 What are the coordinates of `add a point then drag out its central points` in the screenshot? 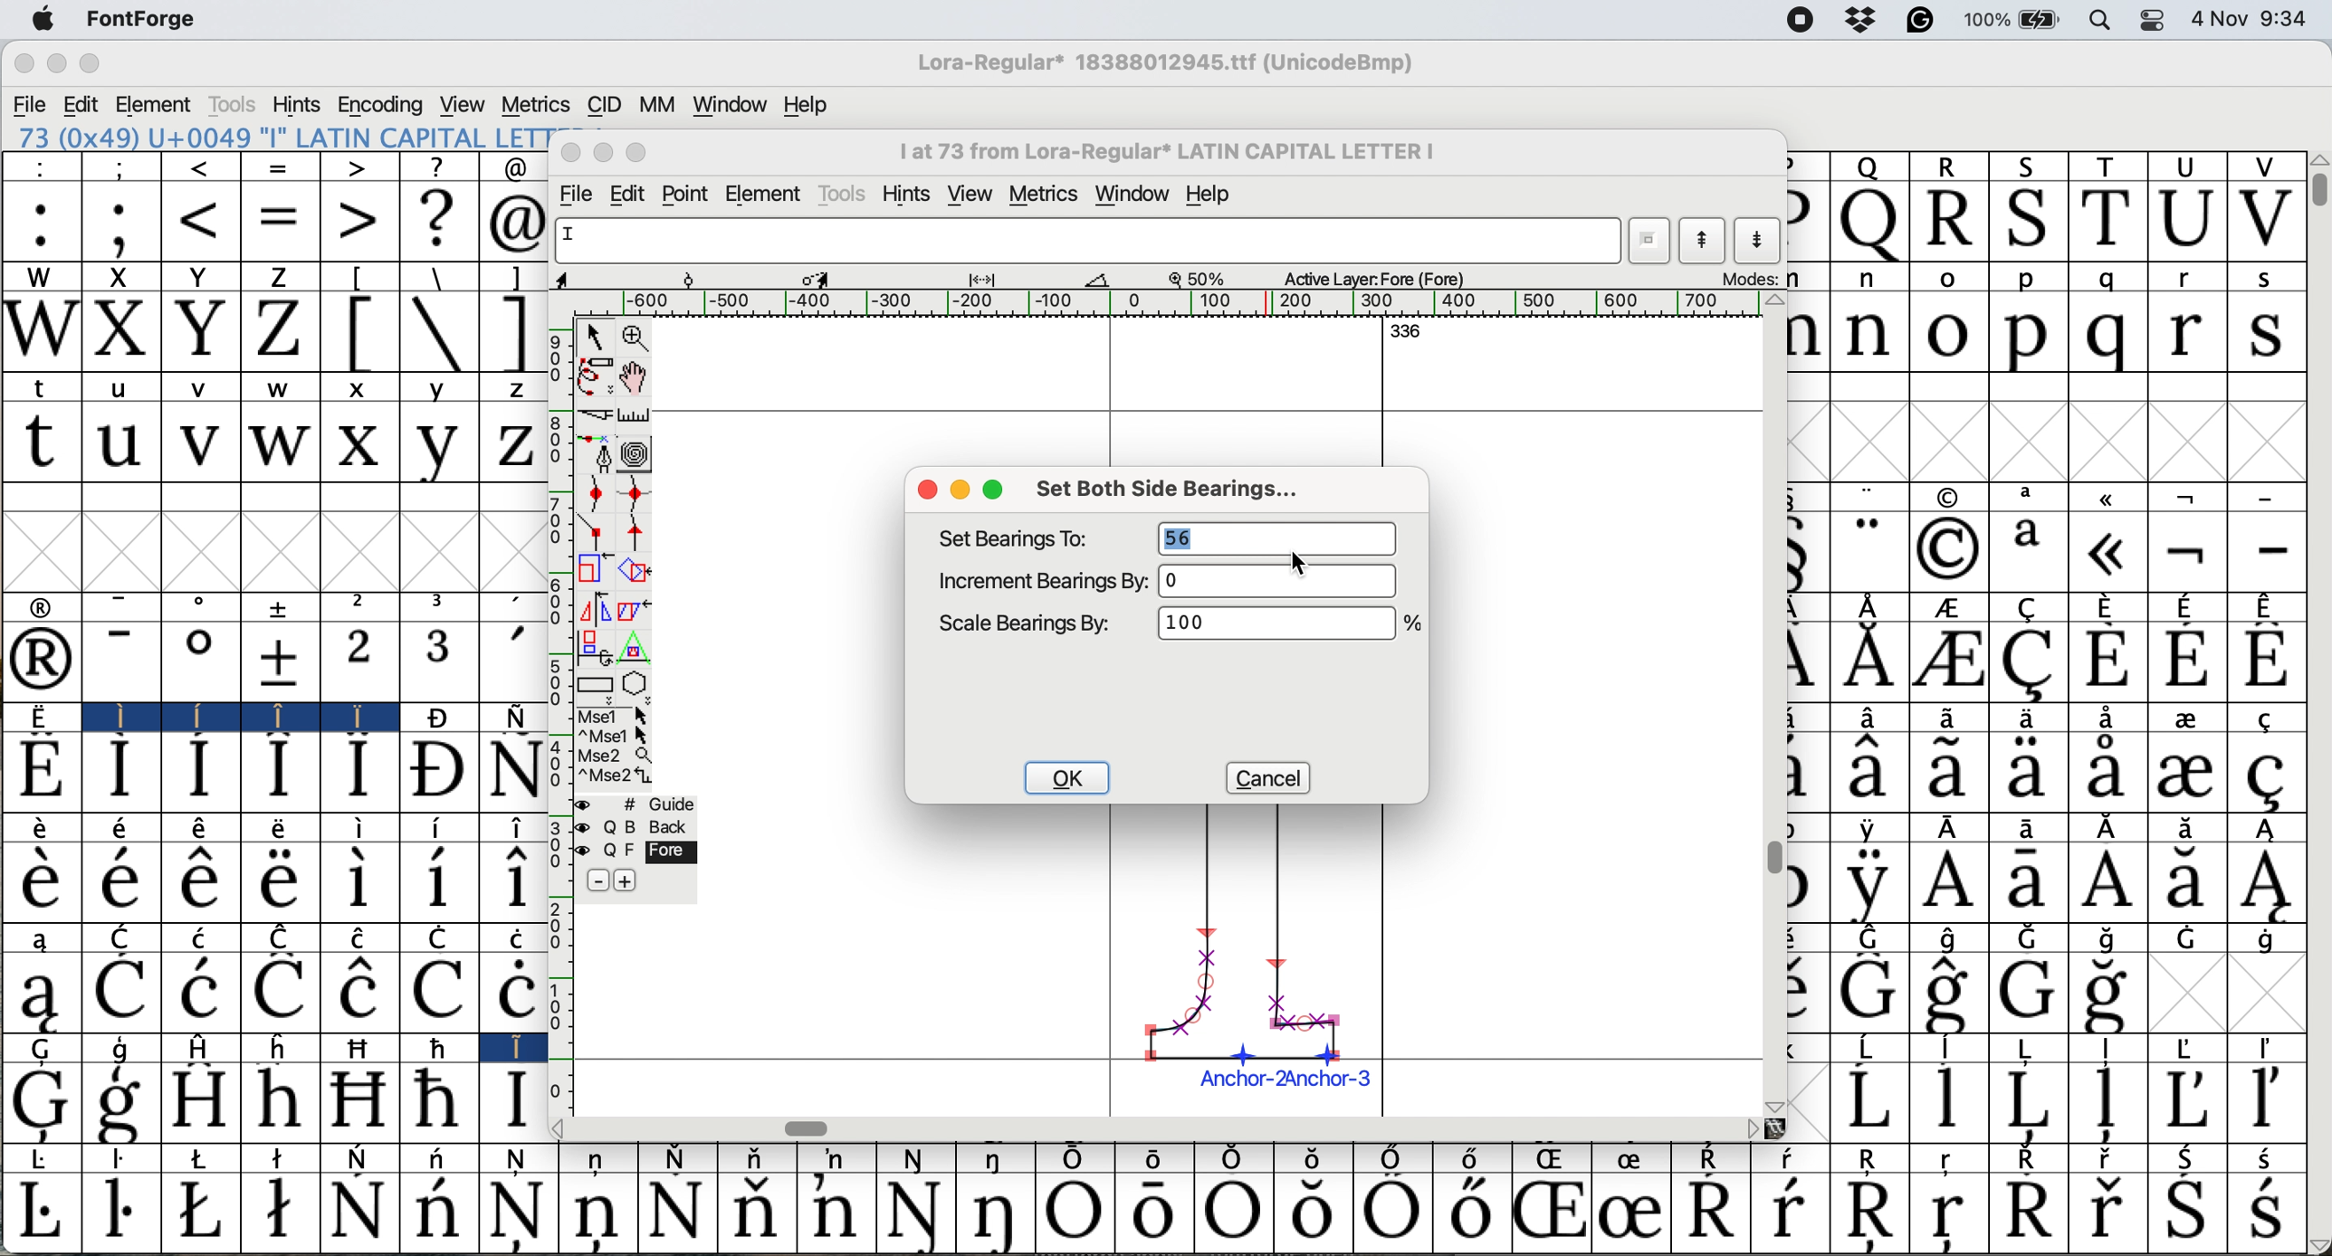 It's located at (597, 455).